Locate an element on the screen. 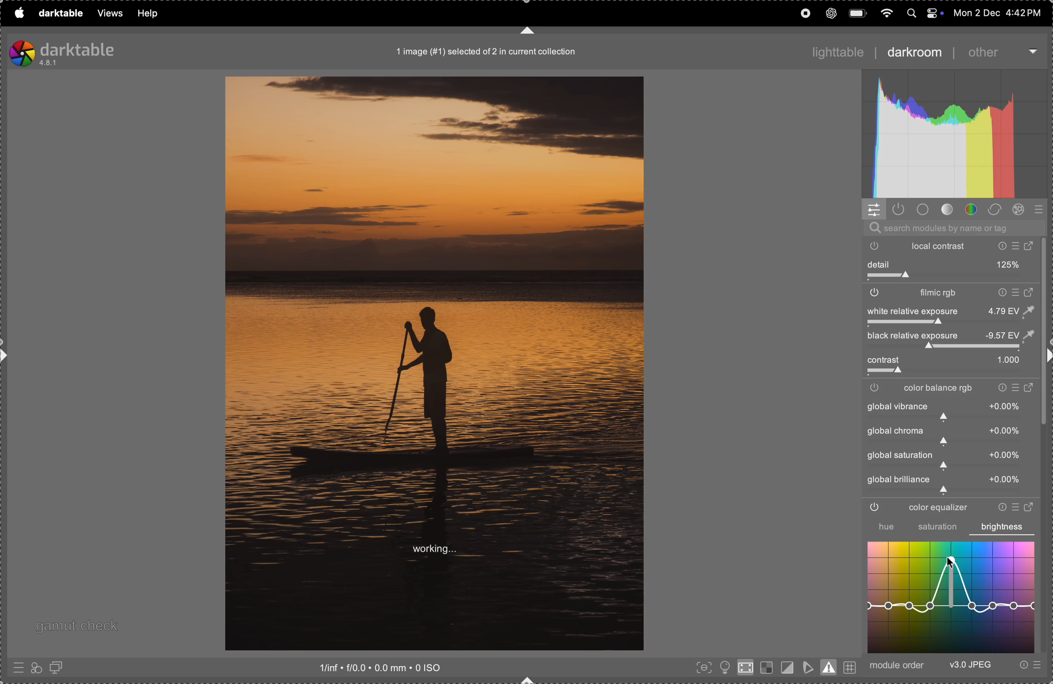 The image size is (1053, 684). tone is located at coordinates (947, 210).